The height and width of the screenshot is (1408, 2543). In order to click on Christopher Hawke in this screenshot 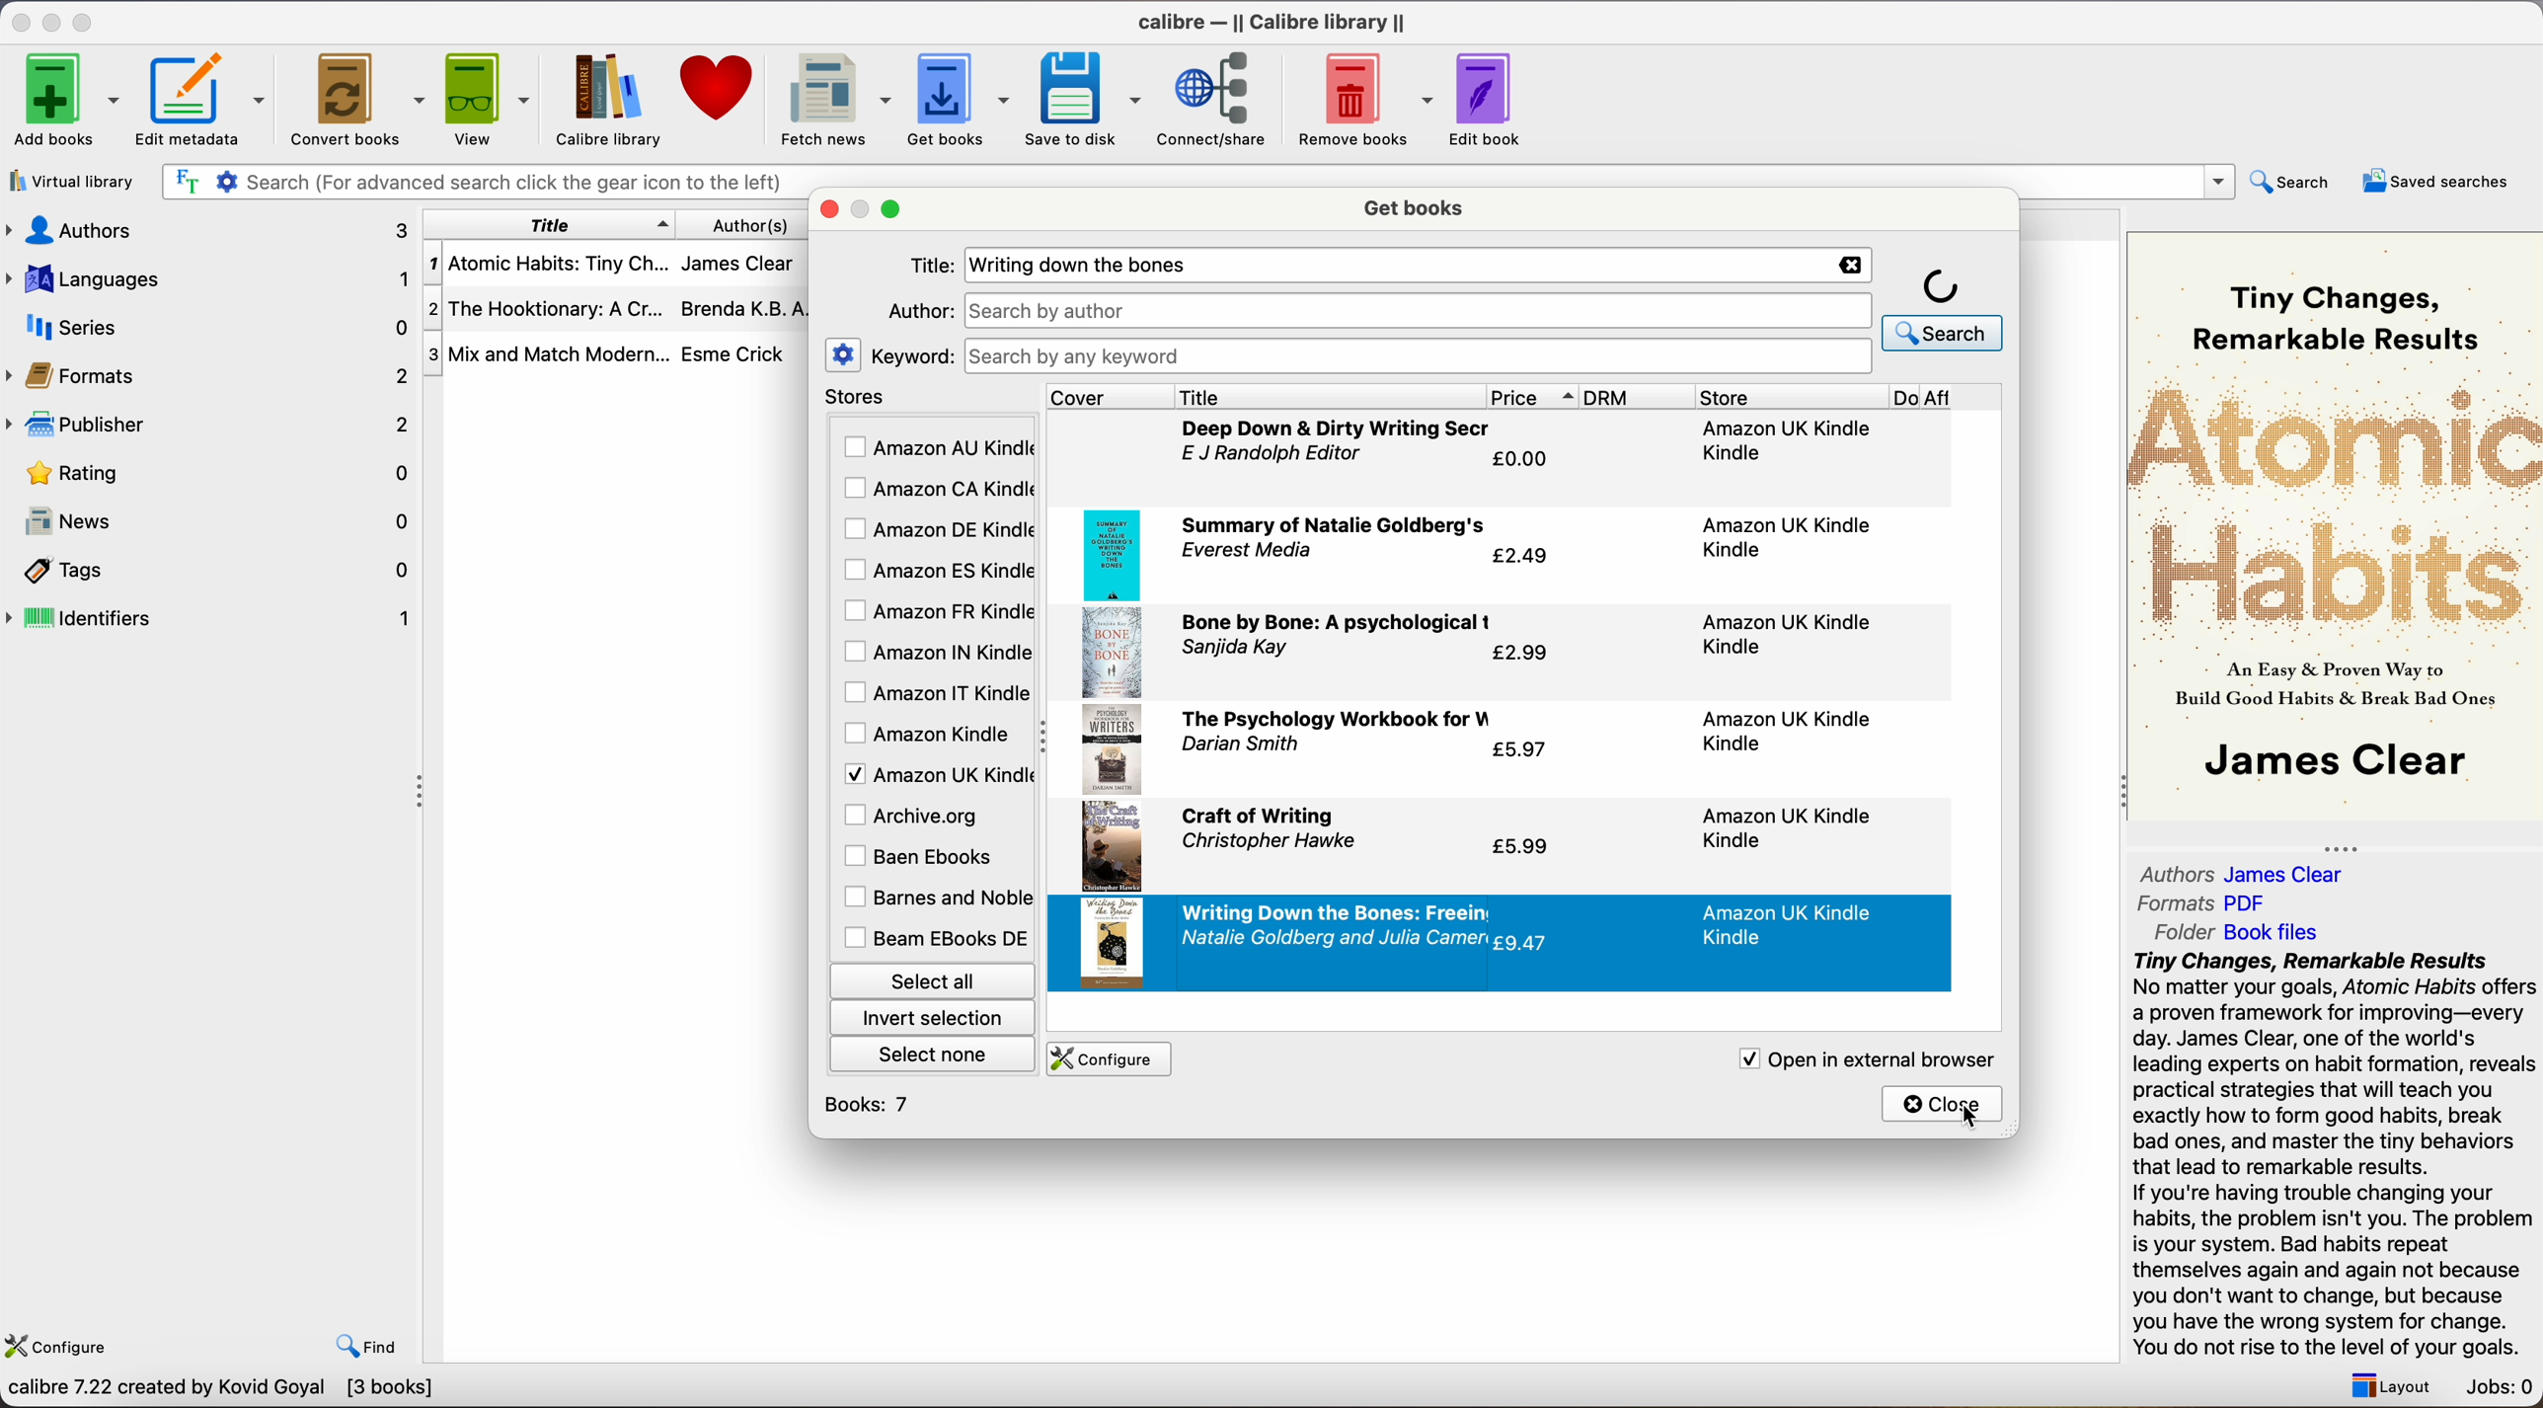, I will do `click(1266, 843)`.